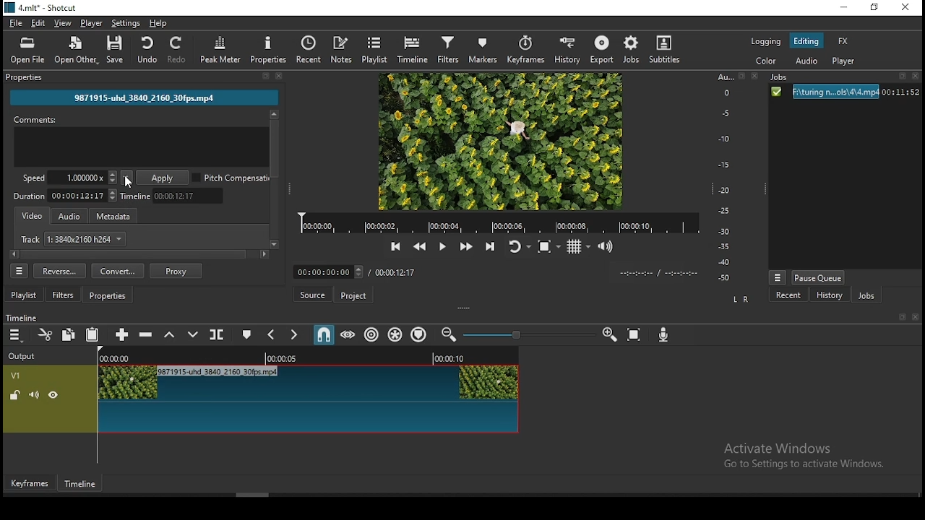  I want to click on toggle zoom, so click(551, 246).